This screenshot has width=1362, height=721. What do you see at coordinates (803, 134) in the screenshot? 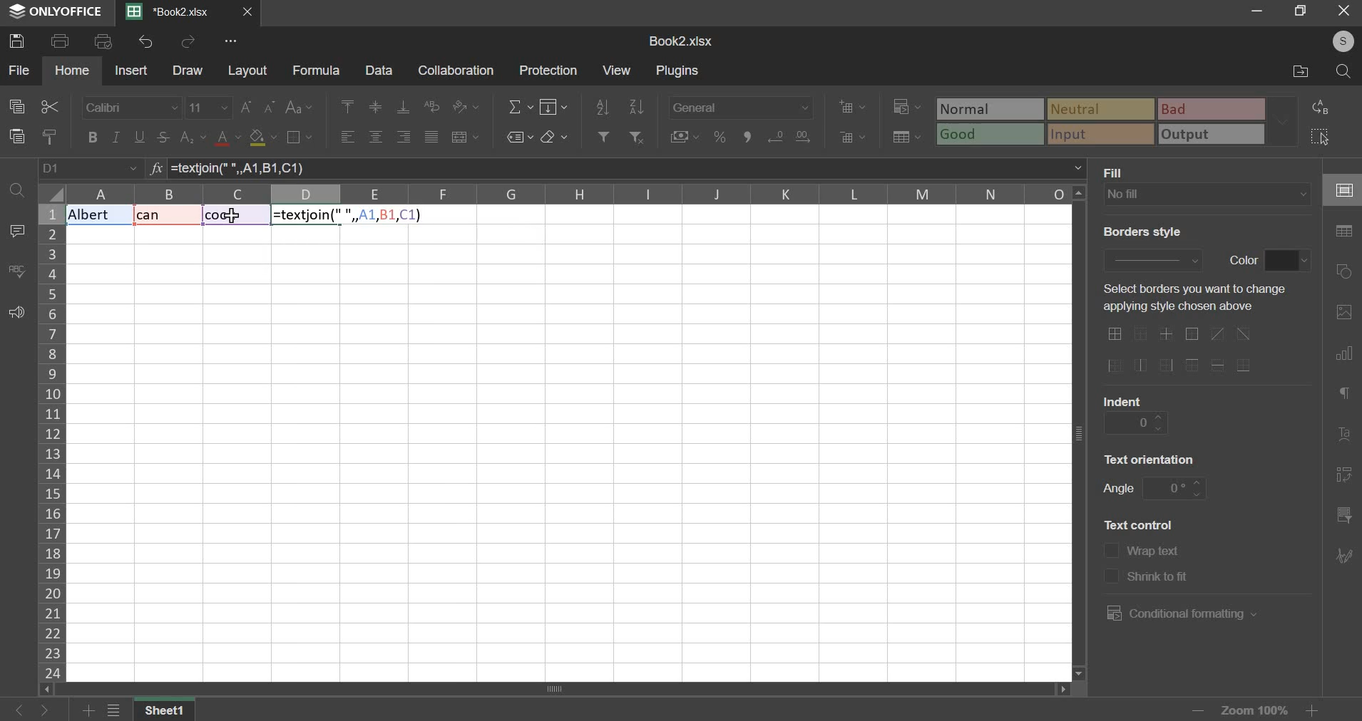
I see `decrease decimals` at bounding box center [803, 134].